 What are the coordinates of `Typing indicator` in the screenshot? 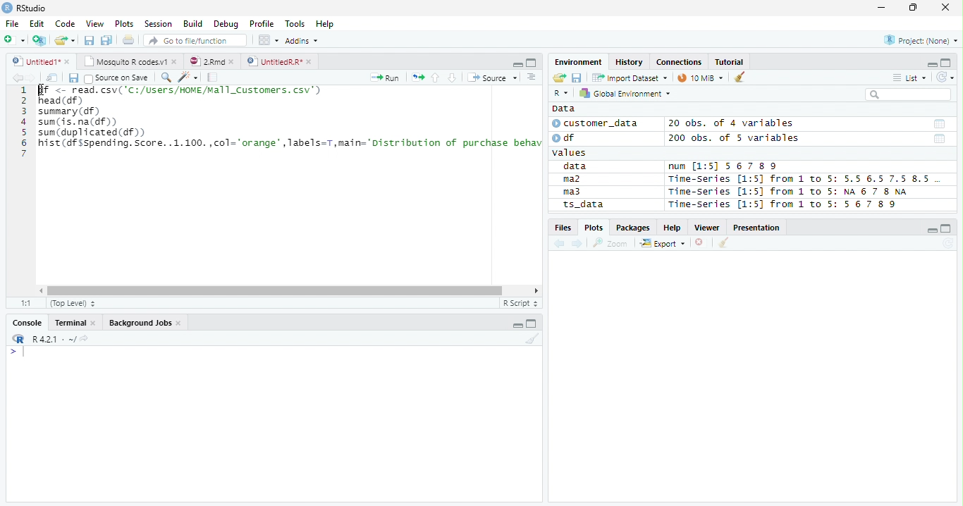 It's located at (23, 352).